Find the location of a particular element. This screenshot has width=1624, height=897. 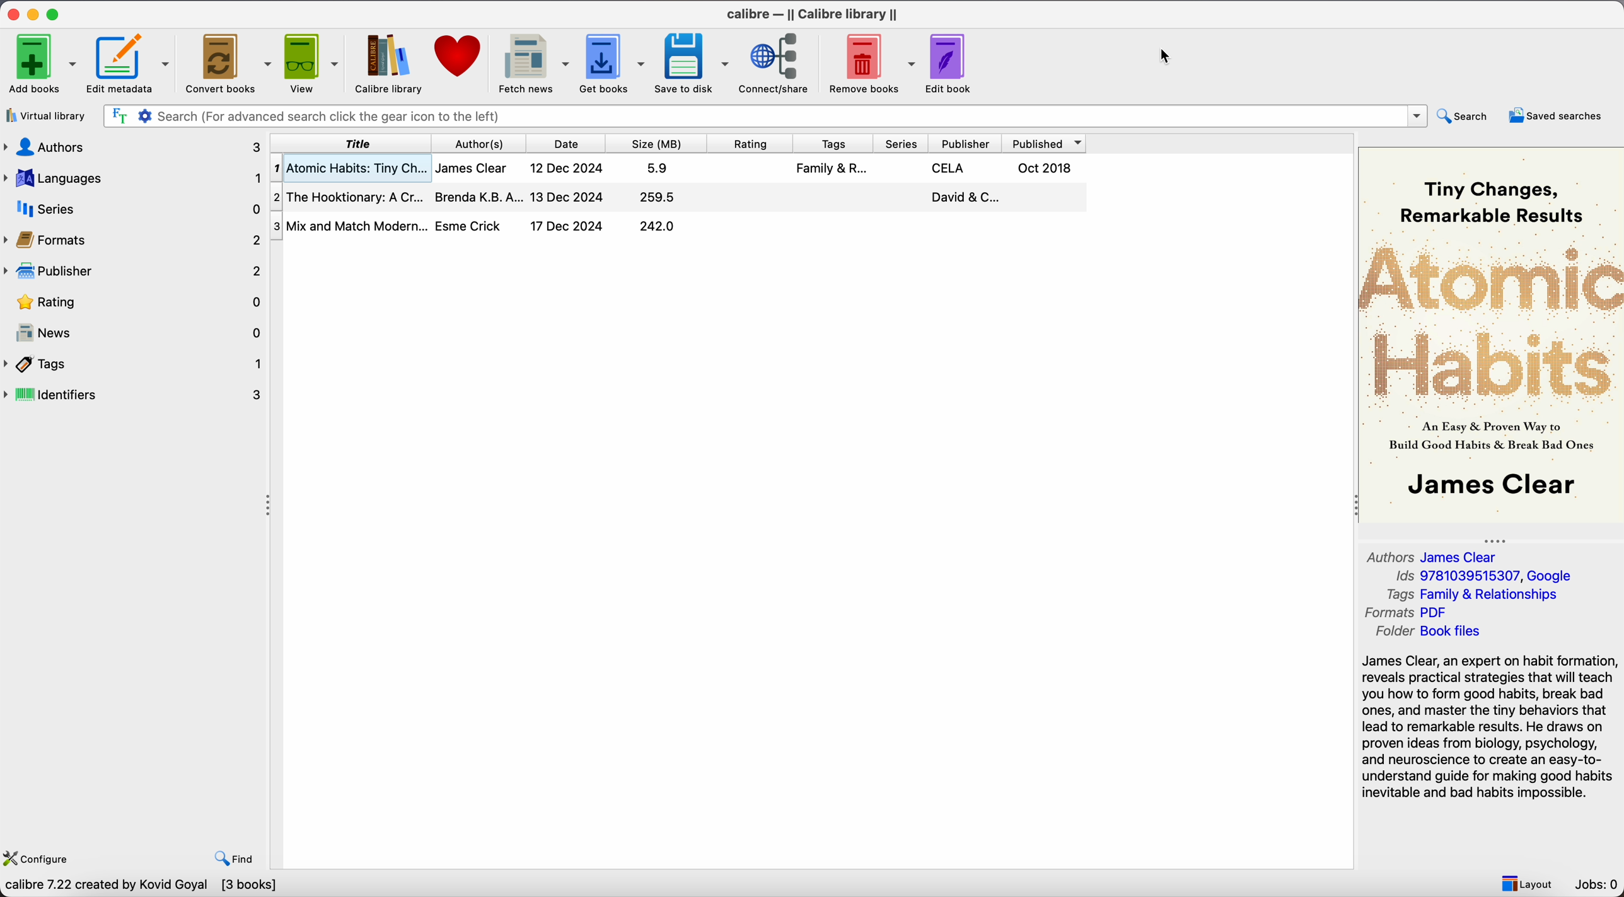

Atomic Habits: Tiny Ch... is located at coordinates (349, 169).